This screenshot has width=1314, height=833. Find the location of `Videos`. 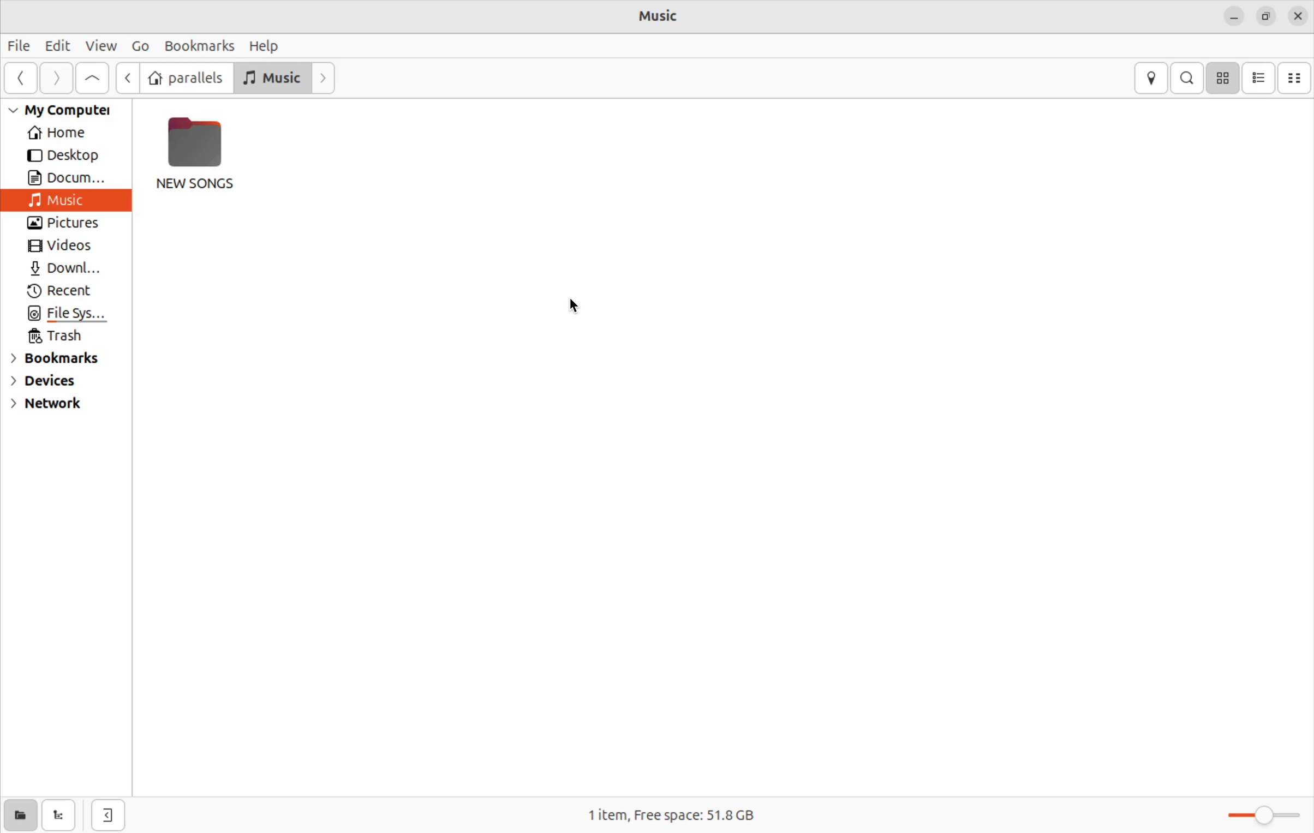

Videos is located at coordinates (62, 247).